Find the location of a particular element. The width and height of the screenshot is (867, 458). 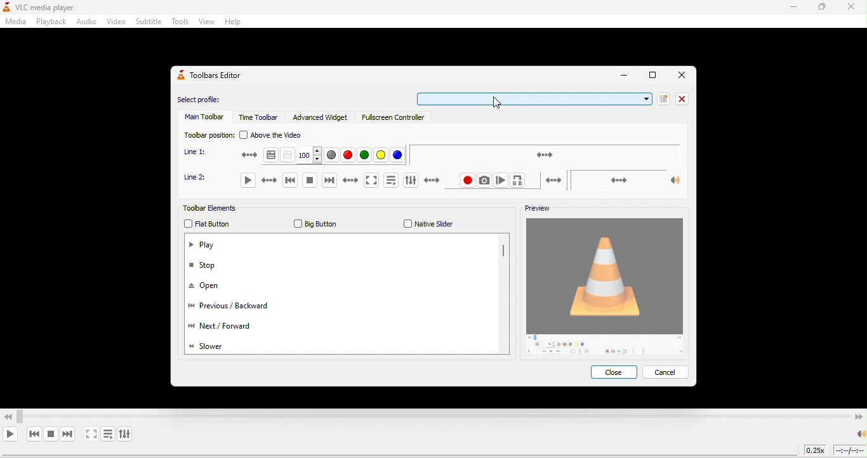

teletext activation is located at coordinates (256, 156).